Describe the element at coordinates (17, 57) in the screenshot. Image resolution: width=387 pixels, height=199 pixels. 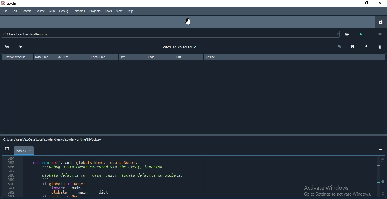
I see `Function Module` at that location.